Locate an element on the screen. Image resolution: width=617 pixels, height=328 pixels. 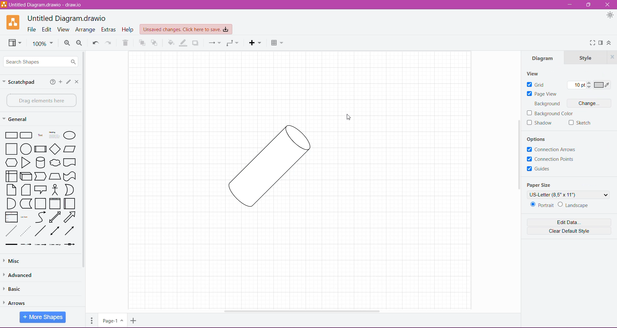
Stretch is located at coordinates (581, 124).